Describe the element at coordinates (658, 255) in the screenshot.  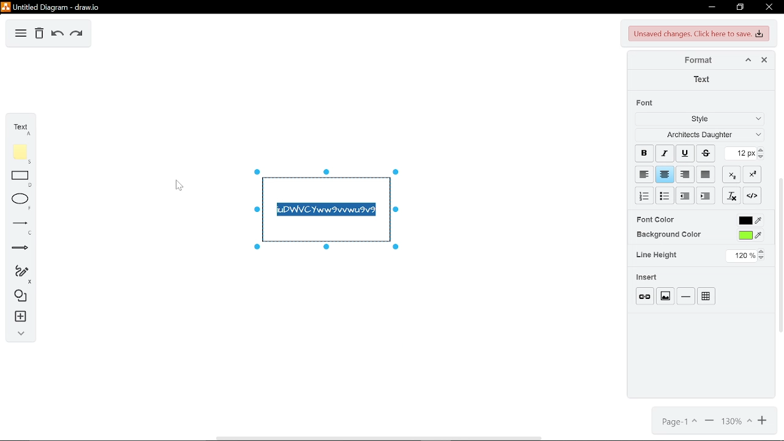
I see `line highlight` at that location.